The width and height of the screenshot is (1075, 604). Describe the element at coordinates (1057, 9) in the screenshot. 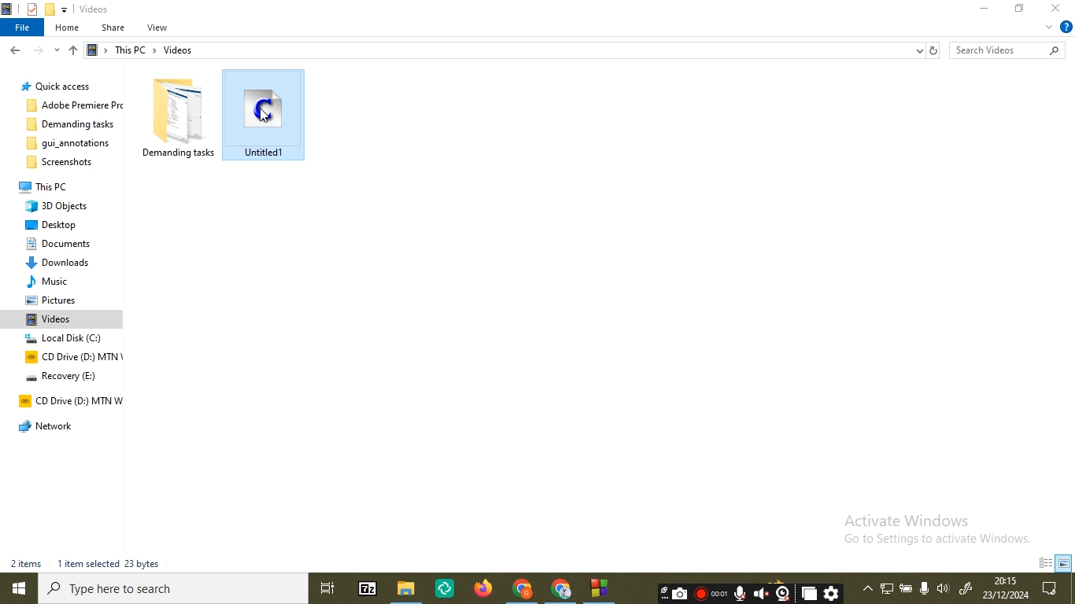

I see `close` at that location.